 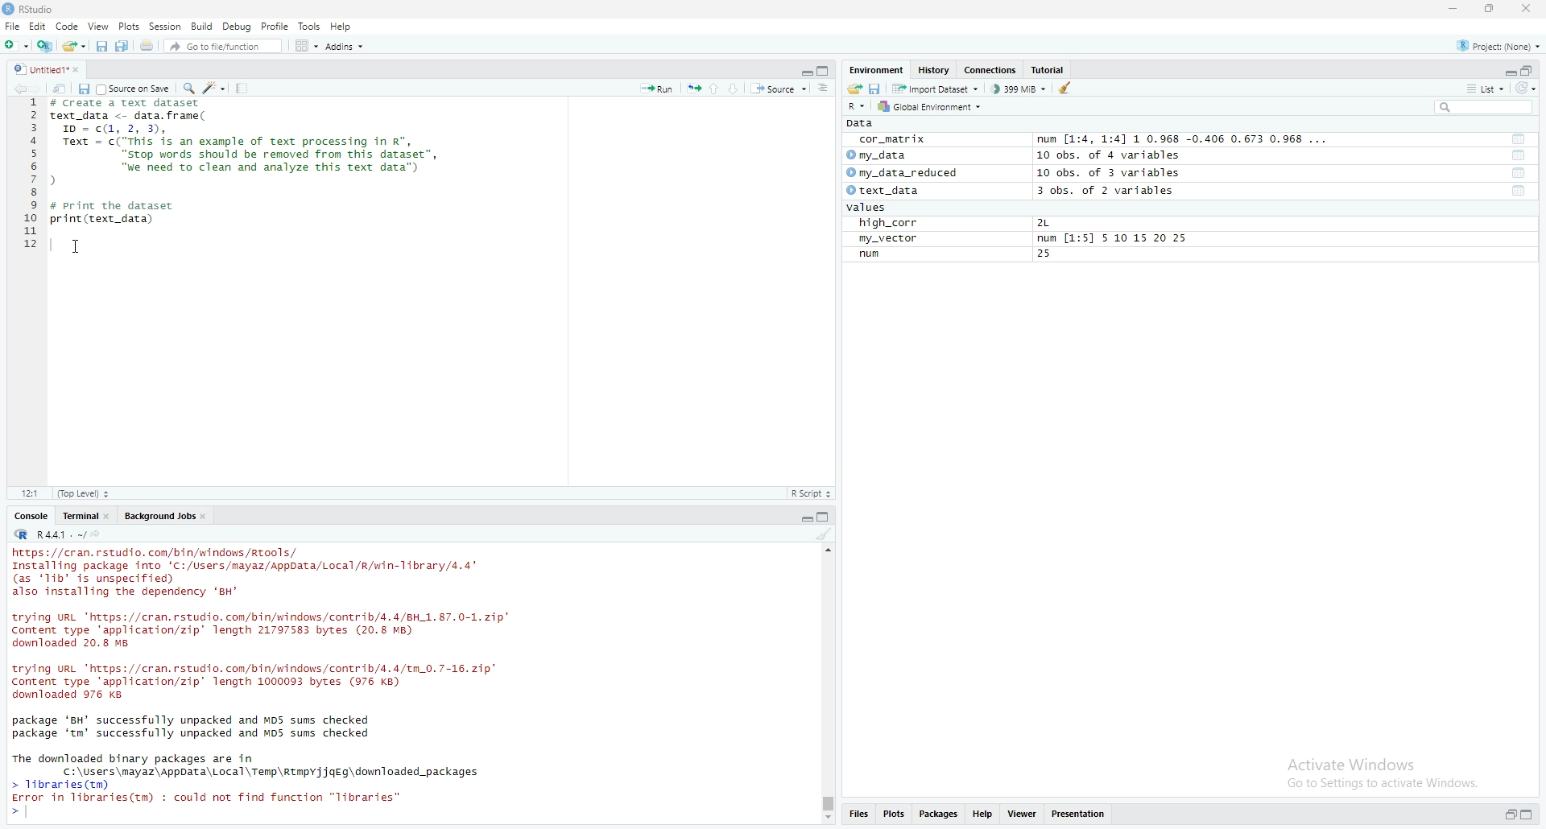 I want to click on save workspace, so click(x=876, y=89).